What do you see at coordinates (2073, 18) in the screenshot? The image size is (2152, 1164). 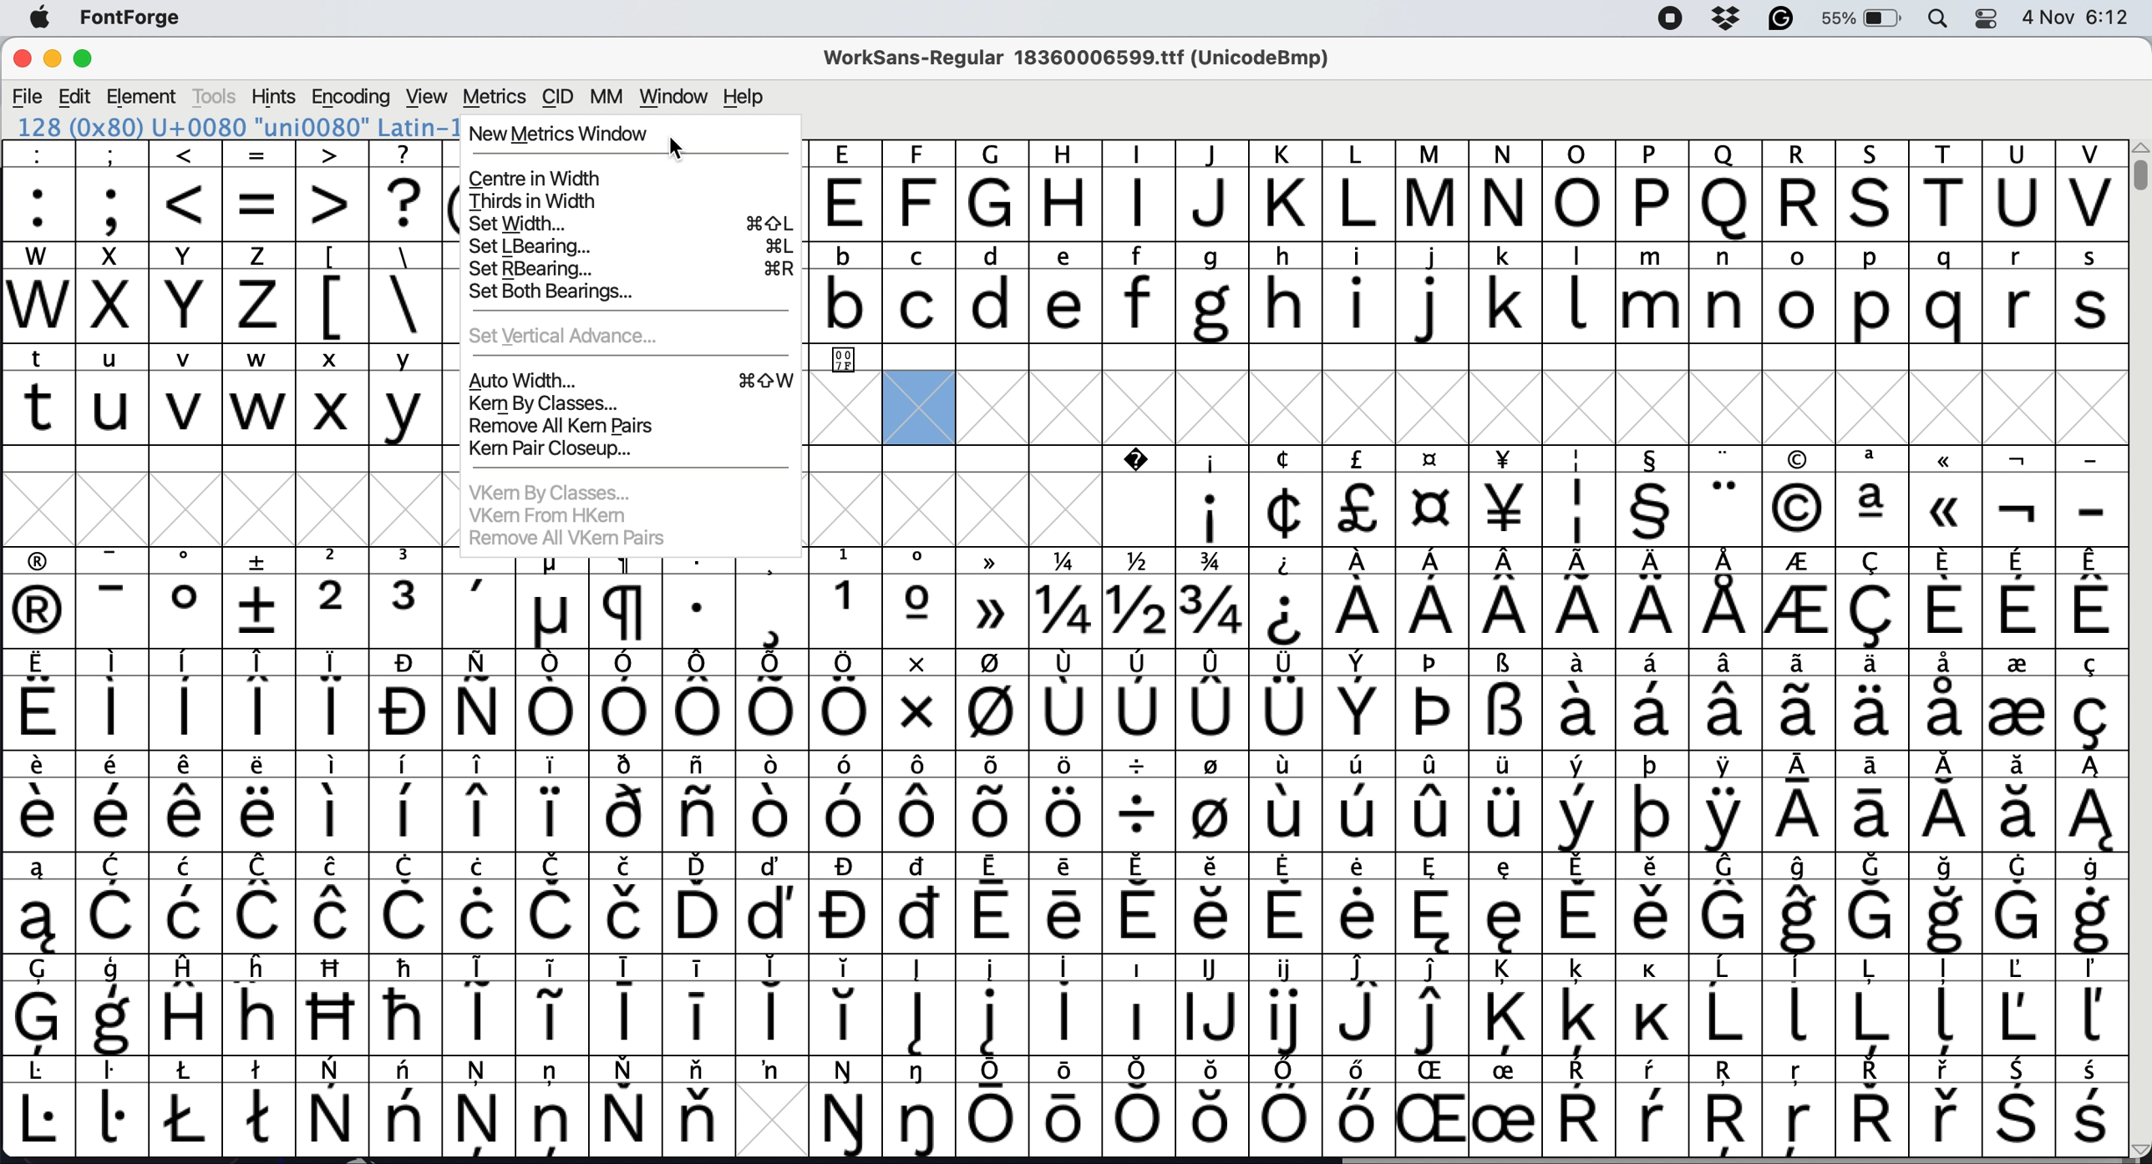 I see `4 Nov 6:12` at bounding box center [2073, 18].